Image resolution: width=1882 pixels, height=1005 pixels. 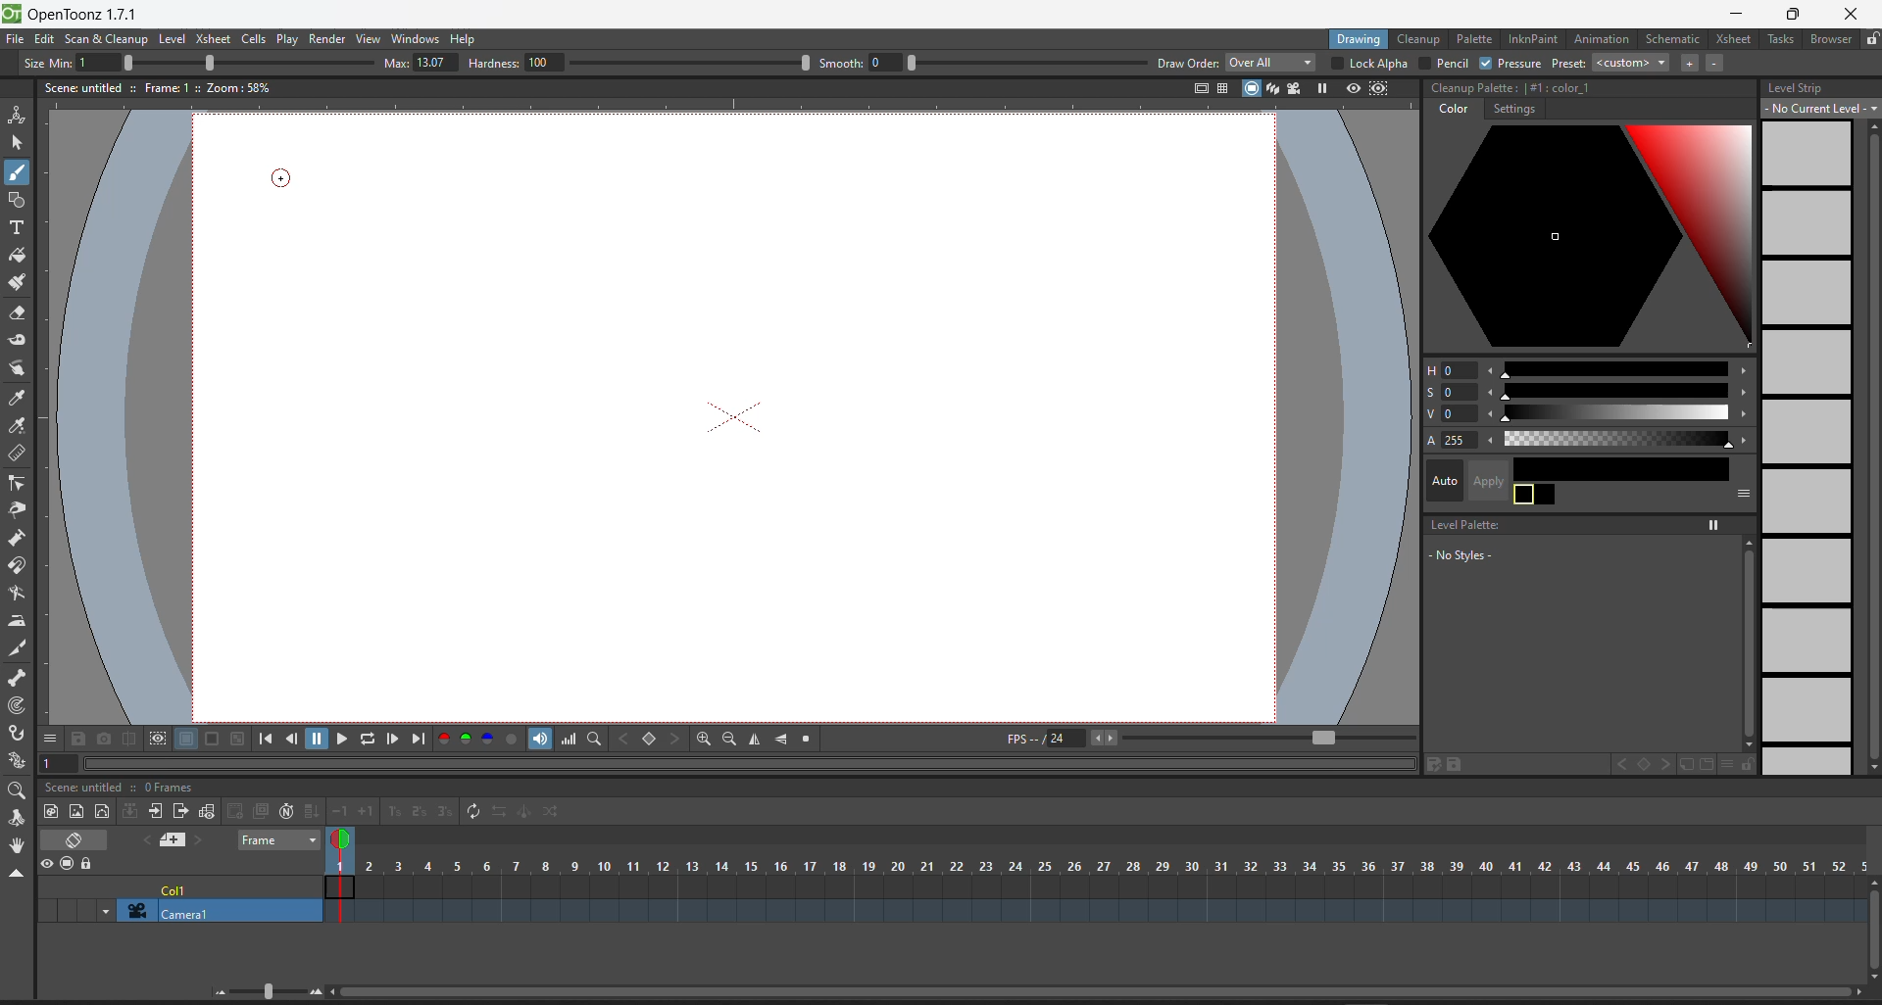 What do you see at coordinates (1236, 64) in the screenshot?
I see `draw order` at bounding box center [1236, 64].